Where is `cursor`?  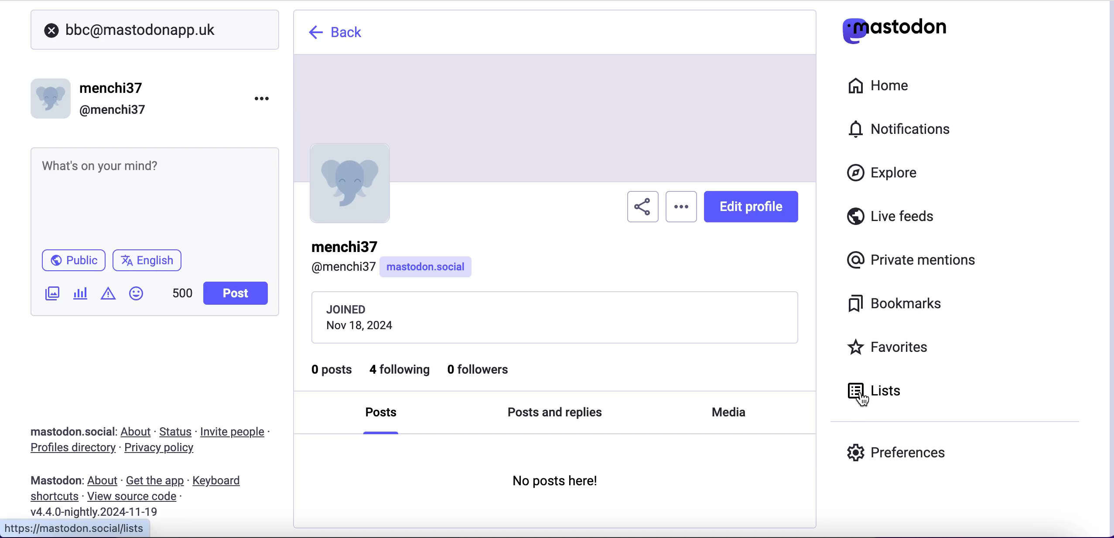
cursor is located at coordinates (861, 400).